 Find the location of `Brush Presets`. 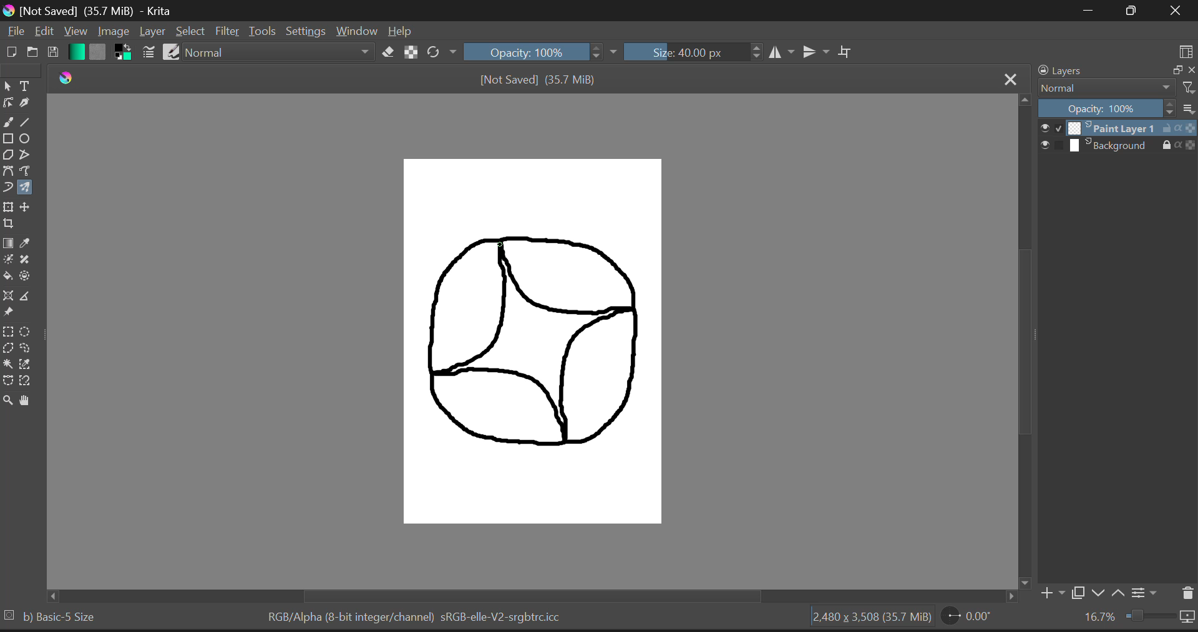

Brush Presets is located at coordinates (172, 51).